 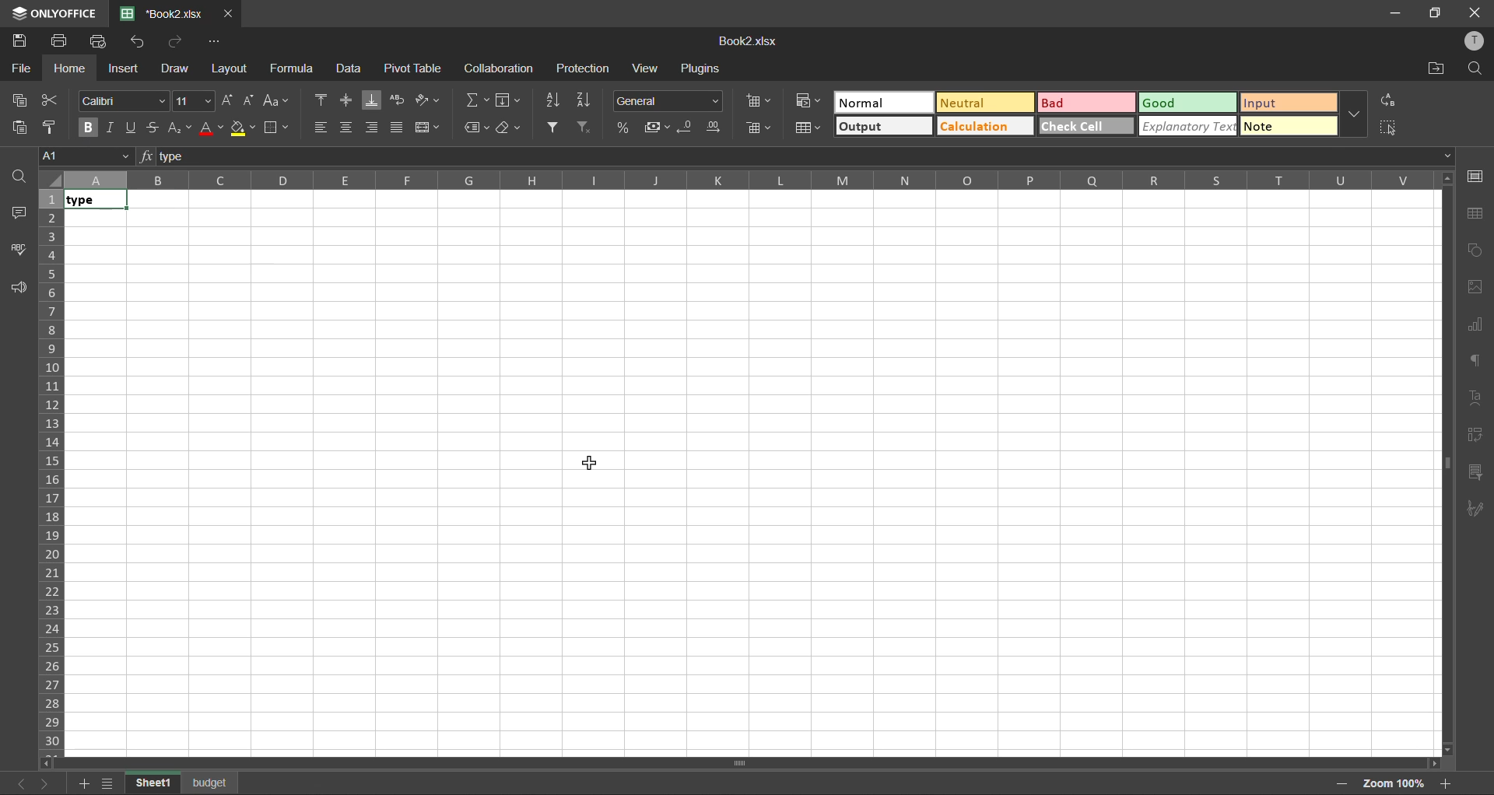 I want to click on bold, so click(x=88, y=131).